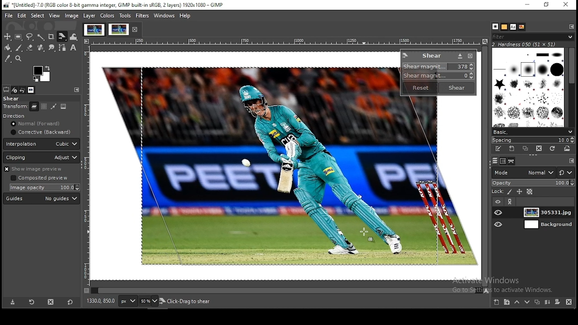 This screenshot has width=578, height=325. What do you see at coordinates (19, 60) in the screenshot?
I see `zoom tool` at bounding box center [19, 60].